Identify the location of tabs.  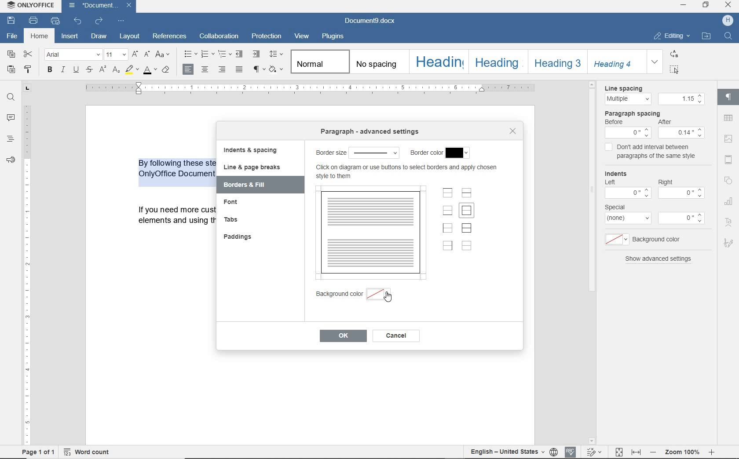
(234, 220).